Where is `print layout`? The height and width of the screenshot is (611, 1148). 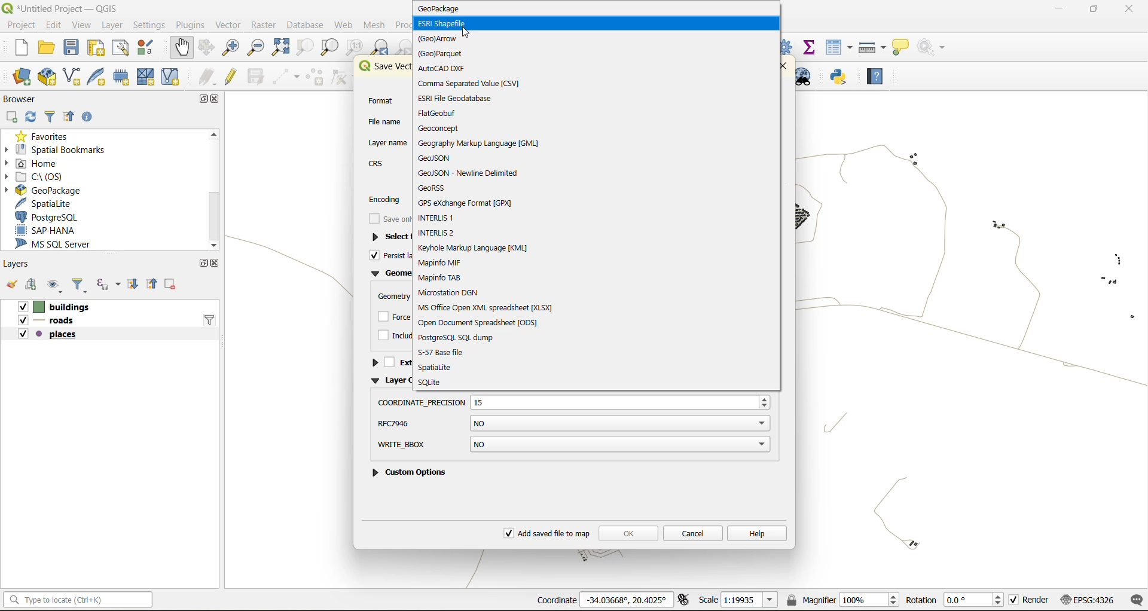 print layout is located at coordinates (100, 48).